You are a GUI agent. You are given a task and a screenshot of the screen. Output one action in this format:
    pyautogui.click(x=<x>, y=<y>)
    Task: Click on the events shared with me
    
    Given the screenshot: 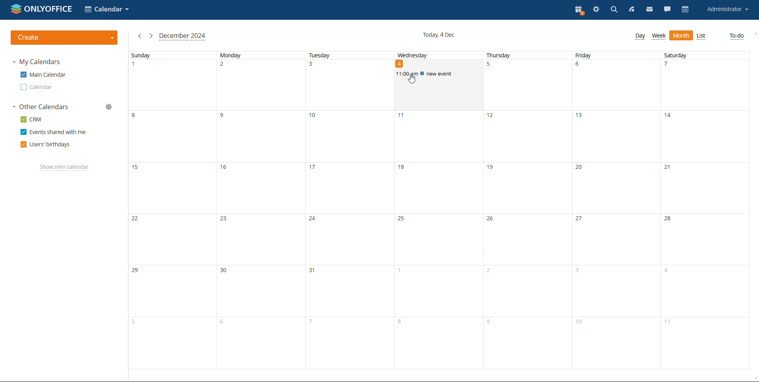 What is the action you would take?
    pyautogui.click(x=53, y=132)
    